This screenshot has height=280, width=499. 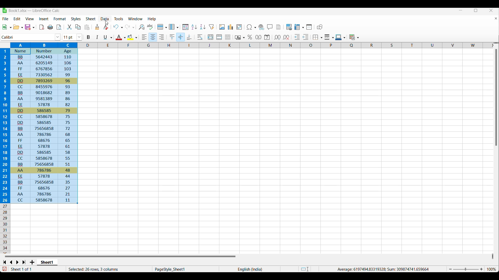 What do you see at coordinates (161, 37) in the screenshot?
I see `Align right` at bounding box center [161, 37].